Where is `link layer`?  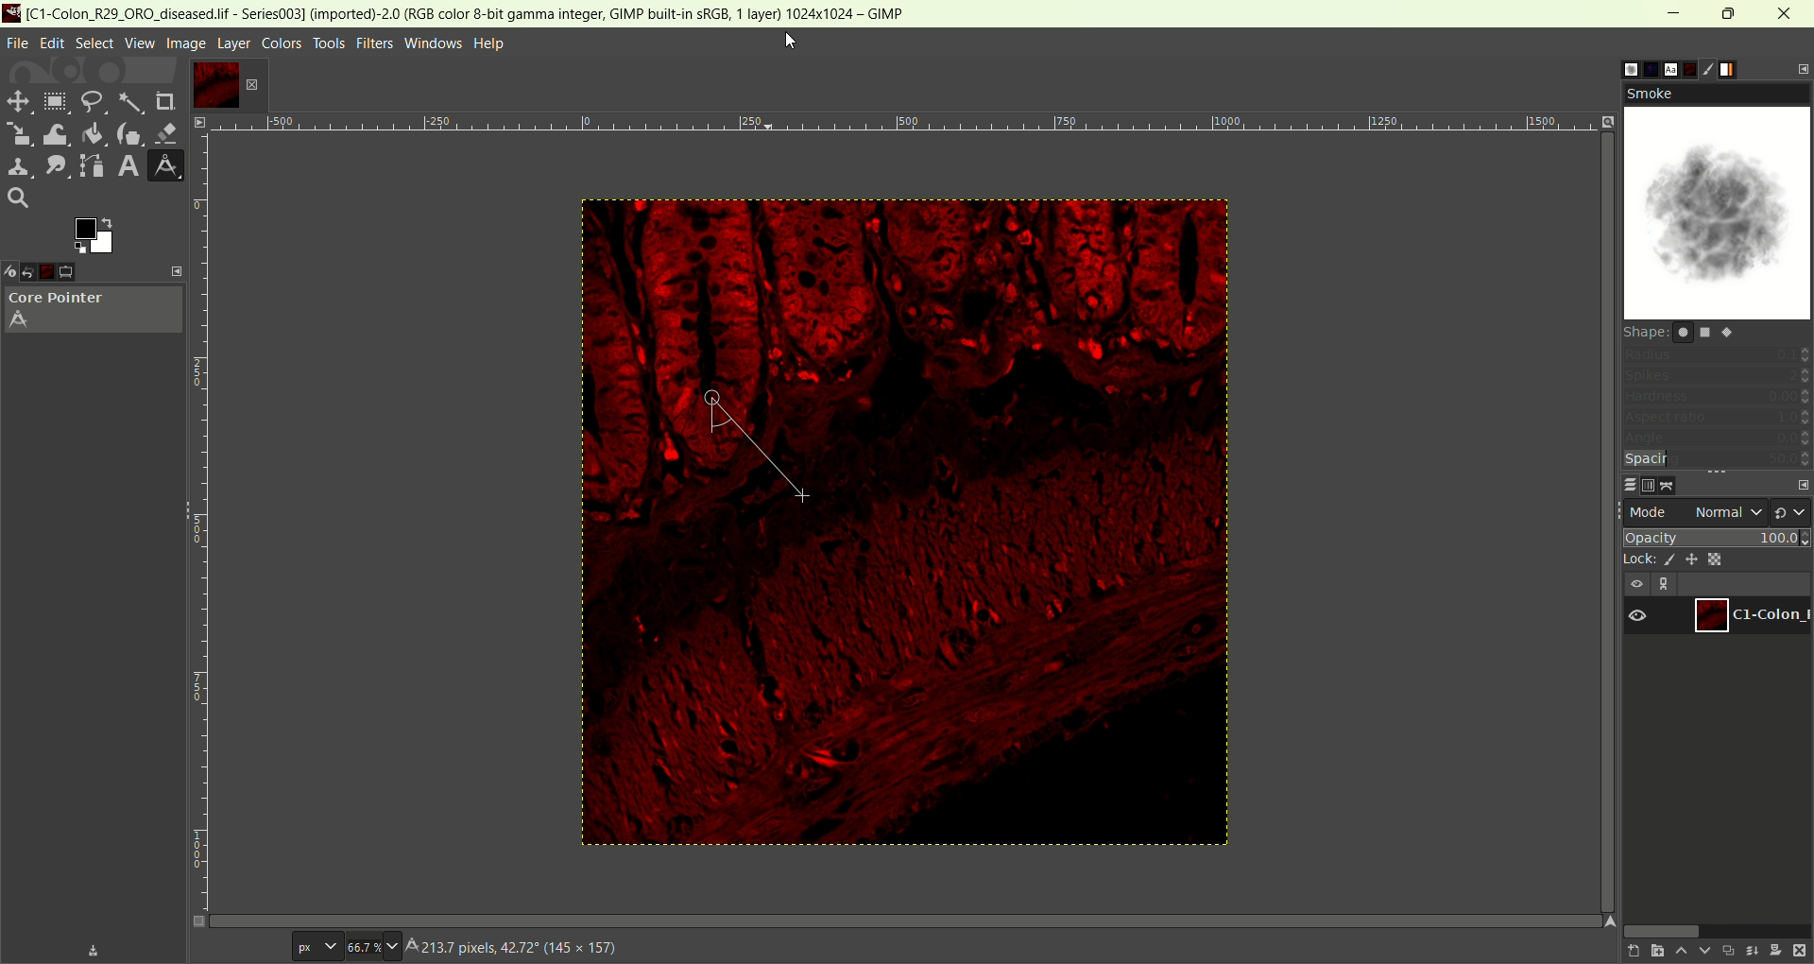 link layer is located at coordinates (1666, 585).